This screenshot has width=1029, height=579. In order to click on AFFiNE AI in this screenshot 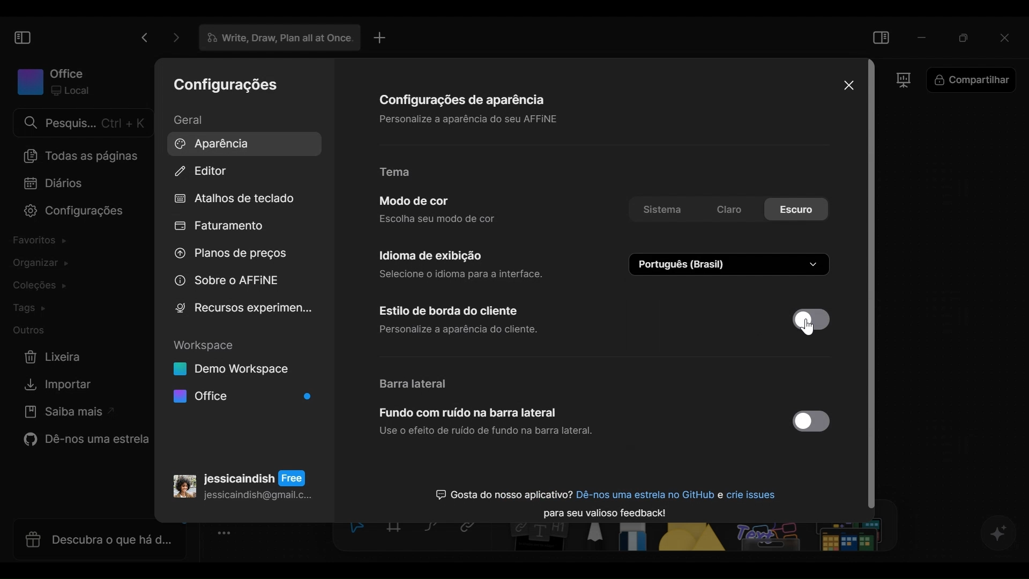, I will do `click(999, 534)`.